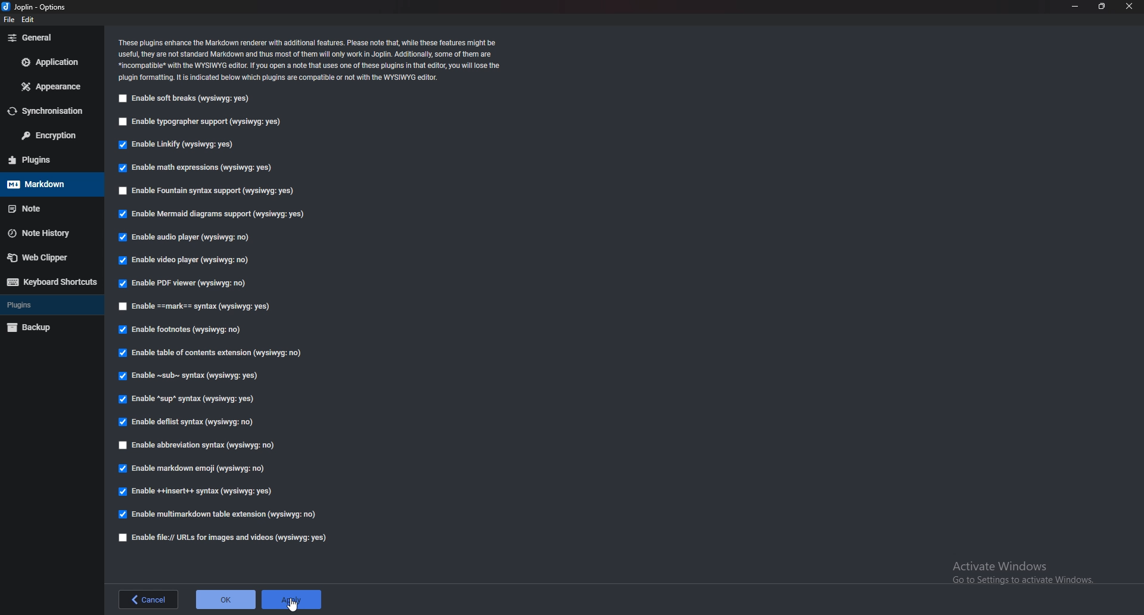 The image size is (1144, 615). What do you see at coordinates (49, 38) in the screenshot?
I see `General` at bounding box center [49, 38].